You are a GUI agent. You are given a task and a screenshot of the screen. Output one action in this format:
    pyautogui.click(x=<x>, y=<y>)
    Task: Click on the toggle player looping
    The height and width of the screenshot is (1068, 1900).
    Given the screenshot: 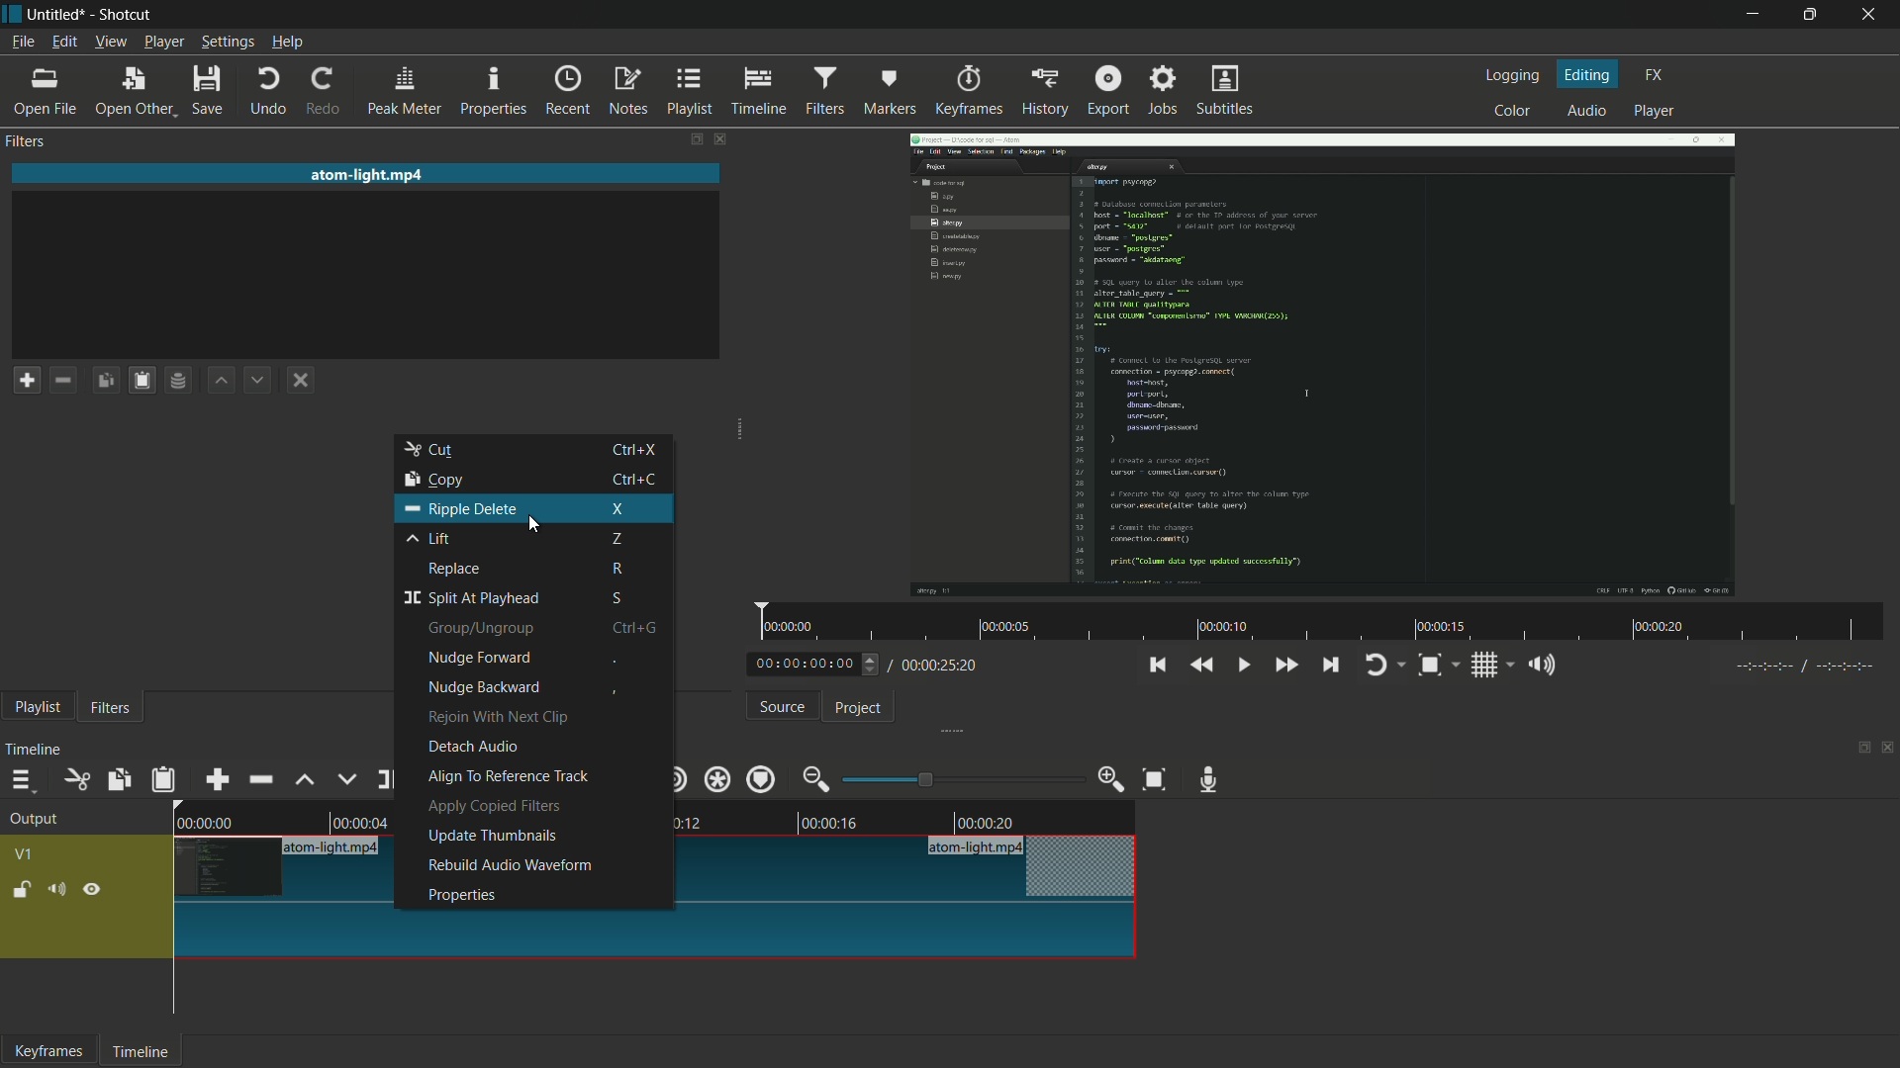 What is the action you would take?
    pyautogui.click(x=1376, y=666)
    